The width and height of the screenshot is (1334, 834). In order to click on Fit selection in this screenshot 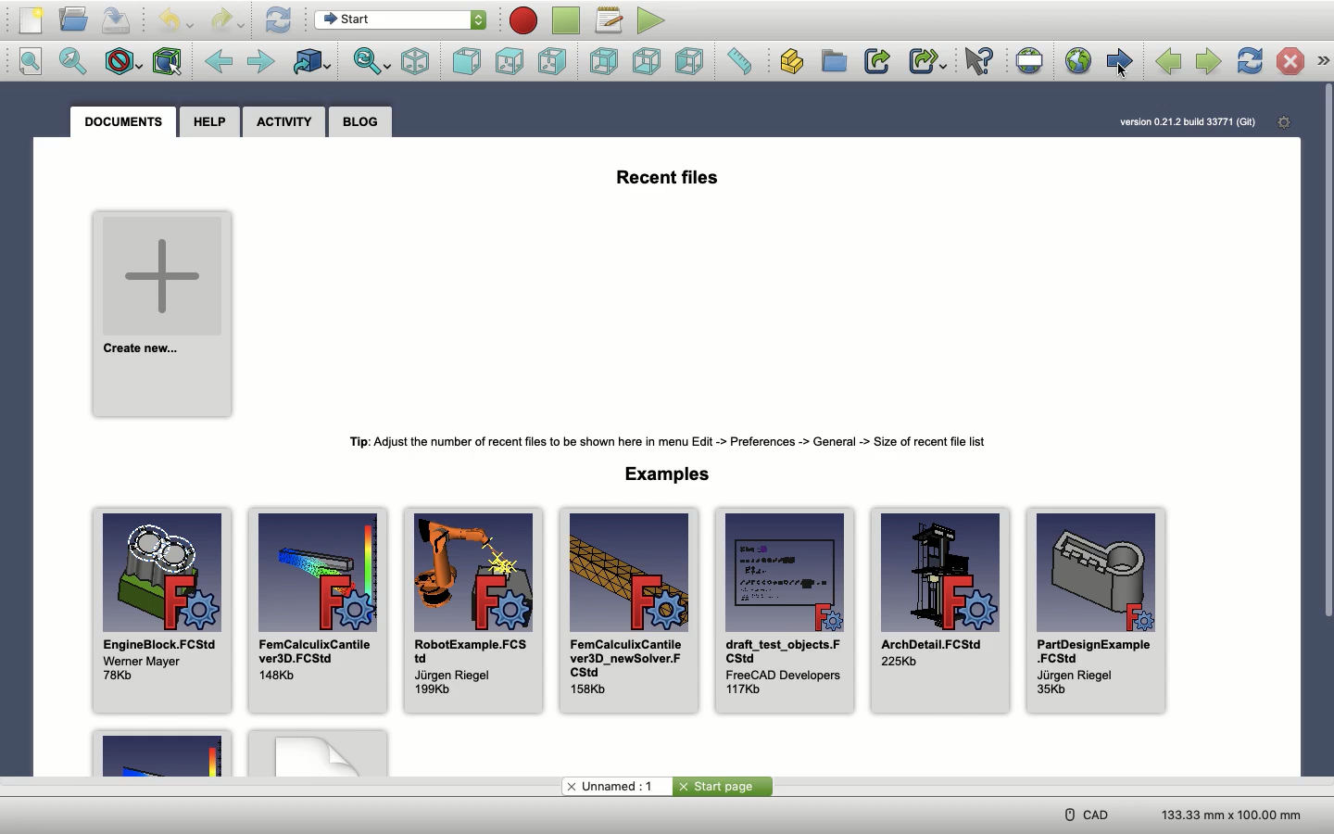, I will do `click(77, 62)`.